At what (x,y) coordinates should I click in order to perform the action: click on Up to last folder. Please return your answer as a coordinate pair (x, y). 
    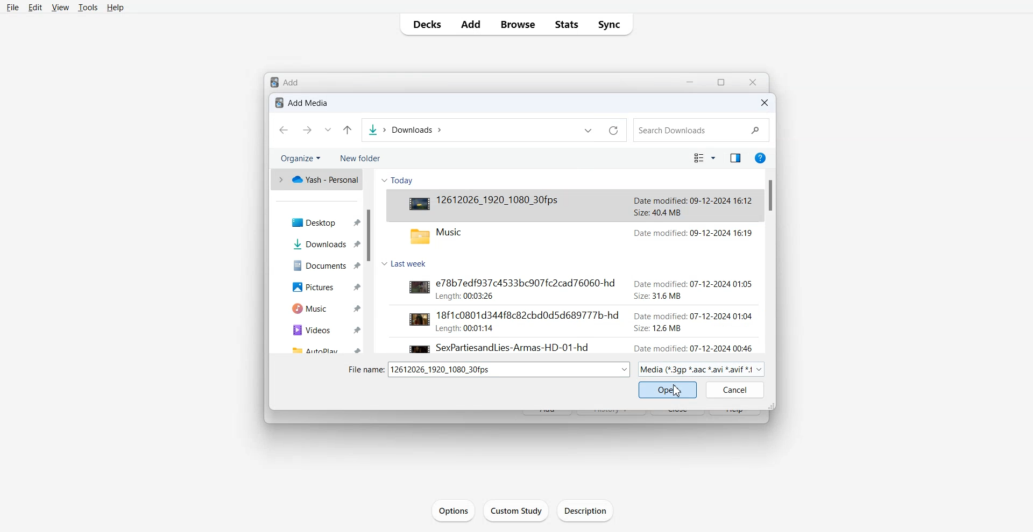
    Looking at the image, I should click on (348, 131).